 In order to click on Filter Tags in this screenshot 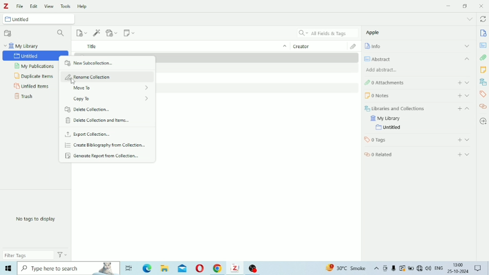, I will do `click(28, 256)`.